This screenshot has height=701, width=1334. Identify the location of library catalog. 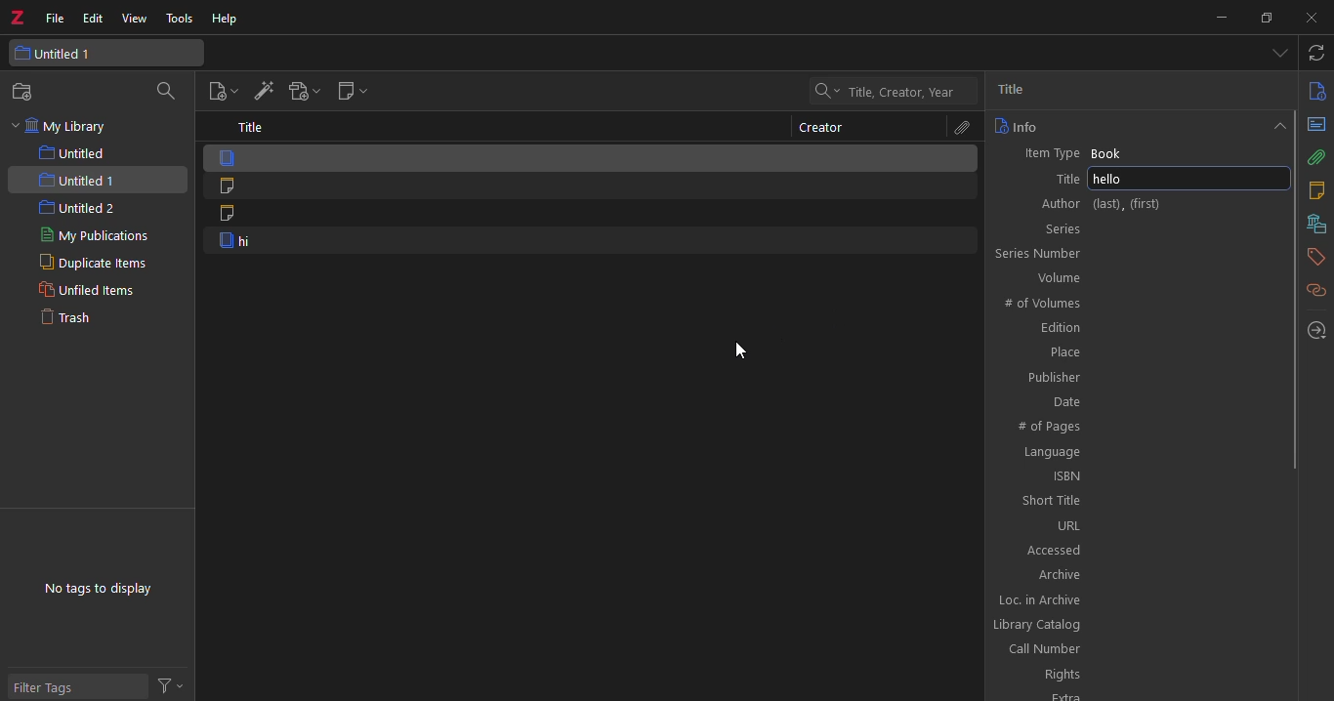
(1129, 626).